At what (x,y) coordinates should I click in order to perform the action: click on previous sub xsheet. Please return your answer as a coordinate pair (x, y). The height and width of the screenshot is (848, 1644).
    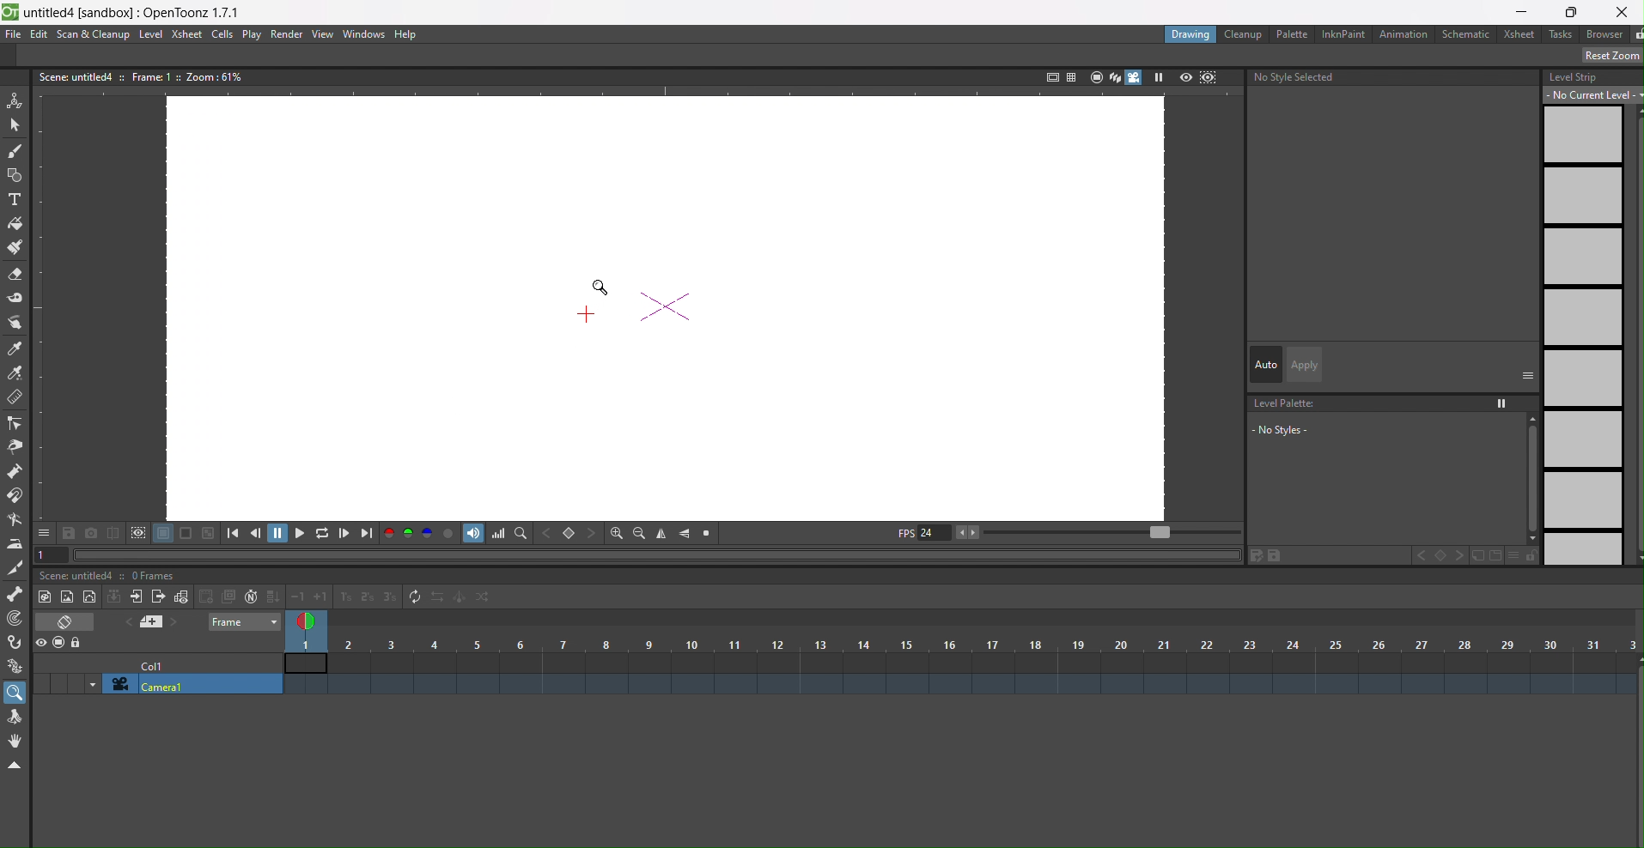
    Looking at the image, I should click on (137, 597).